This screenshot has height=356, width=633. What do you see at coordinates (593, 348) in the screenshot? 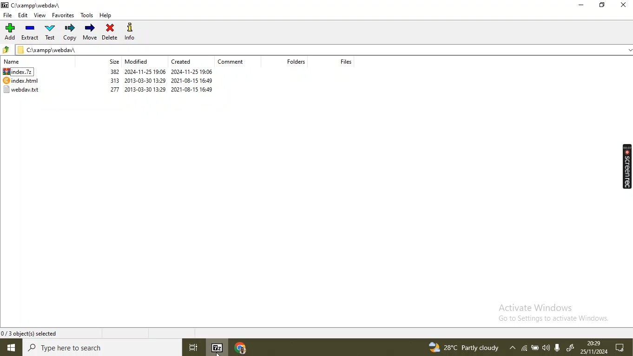
I see `20.29  25/11/2024` at bounding box center [593, 348].